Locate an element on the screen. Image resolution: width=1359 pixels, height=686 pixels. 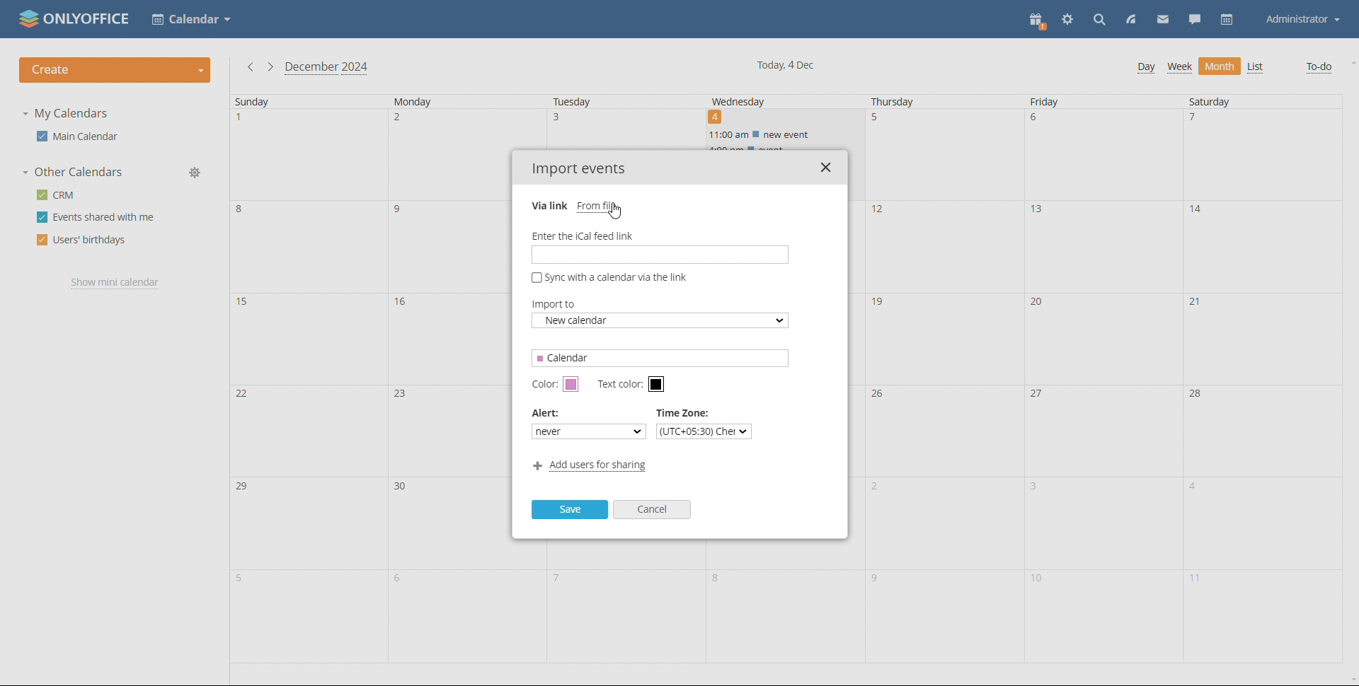
alert: is located at coordinates (546, 412).